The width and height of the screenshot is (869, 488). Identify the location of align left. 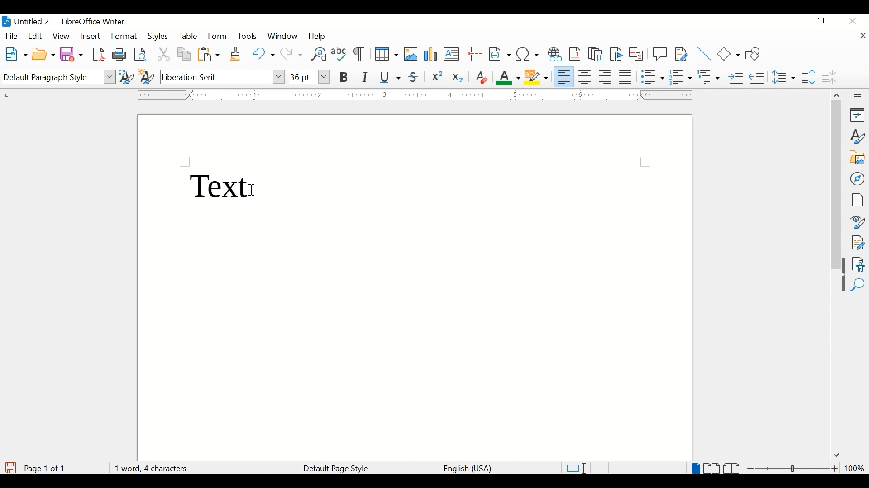
(564, 76).